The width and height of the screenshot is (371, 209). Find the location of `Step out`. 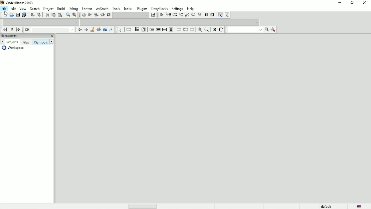

Step out is located at coordinates (187, 15).